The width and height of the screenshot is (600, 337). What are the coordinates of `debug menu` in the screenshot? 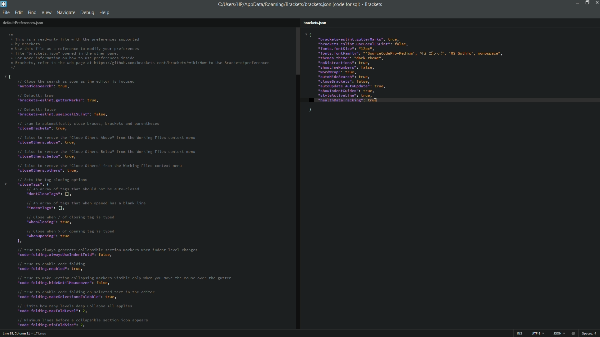 It's located at (87, 12).